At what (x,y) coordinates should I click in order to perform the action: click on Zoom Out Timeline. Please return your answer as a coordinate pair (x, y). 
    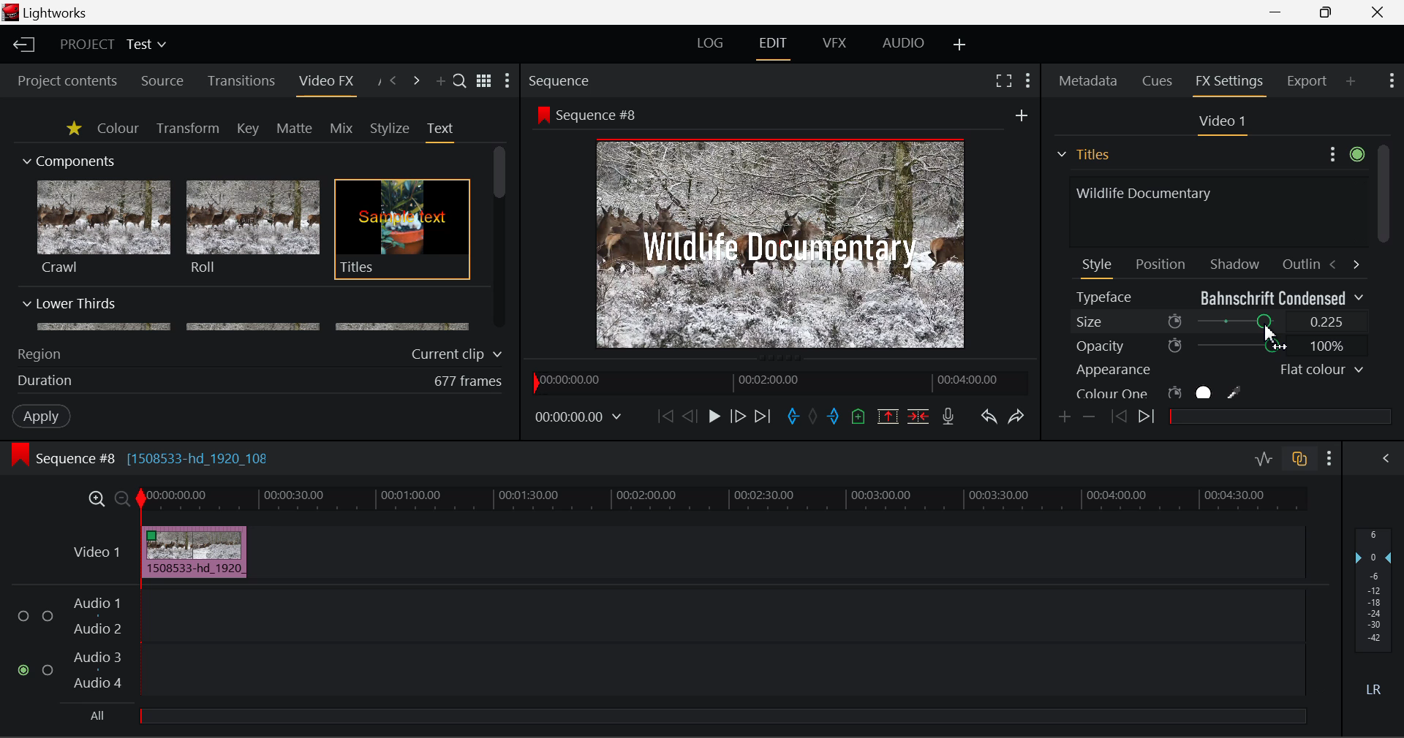
    Looking at the image, I should click on (123, 501).